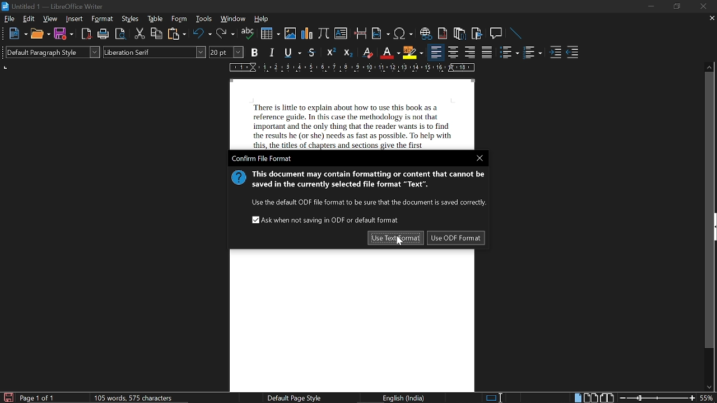  What do you see at coordinates (497, 34) in the screenshot?
I see `insert comment` at bounding box center [497, 34].